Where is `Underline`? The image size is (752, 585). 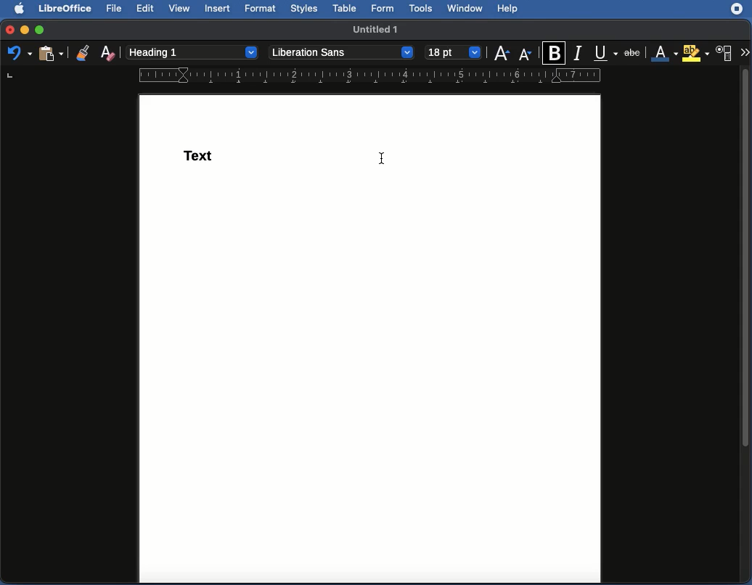 Underline is located at coordinates (607, 53).